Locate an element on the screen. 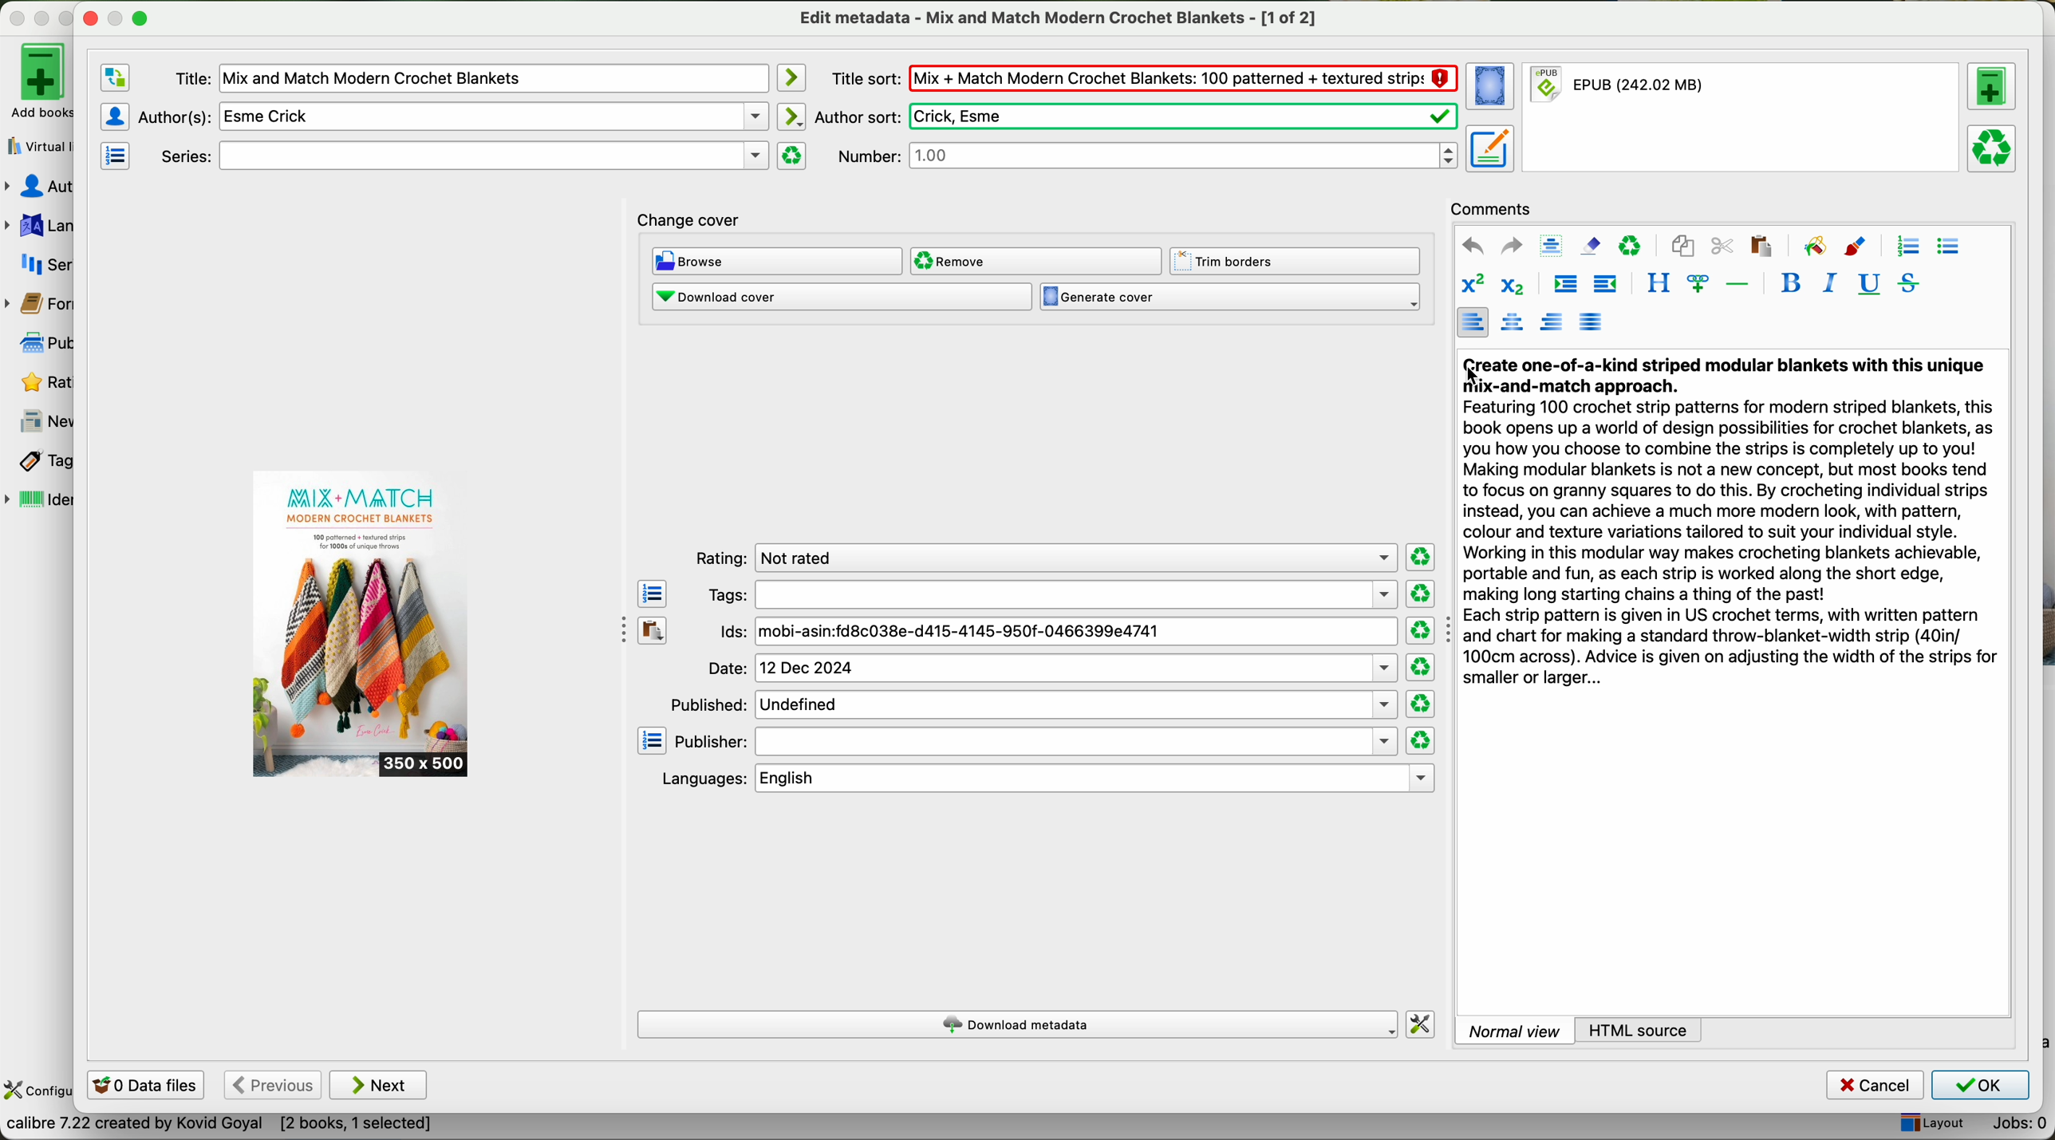 The height and width of the screenshot is (1140, 2055). OK is located at coordinates (1979, 1085).